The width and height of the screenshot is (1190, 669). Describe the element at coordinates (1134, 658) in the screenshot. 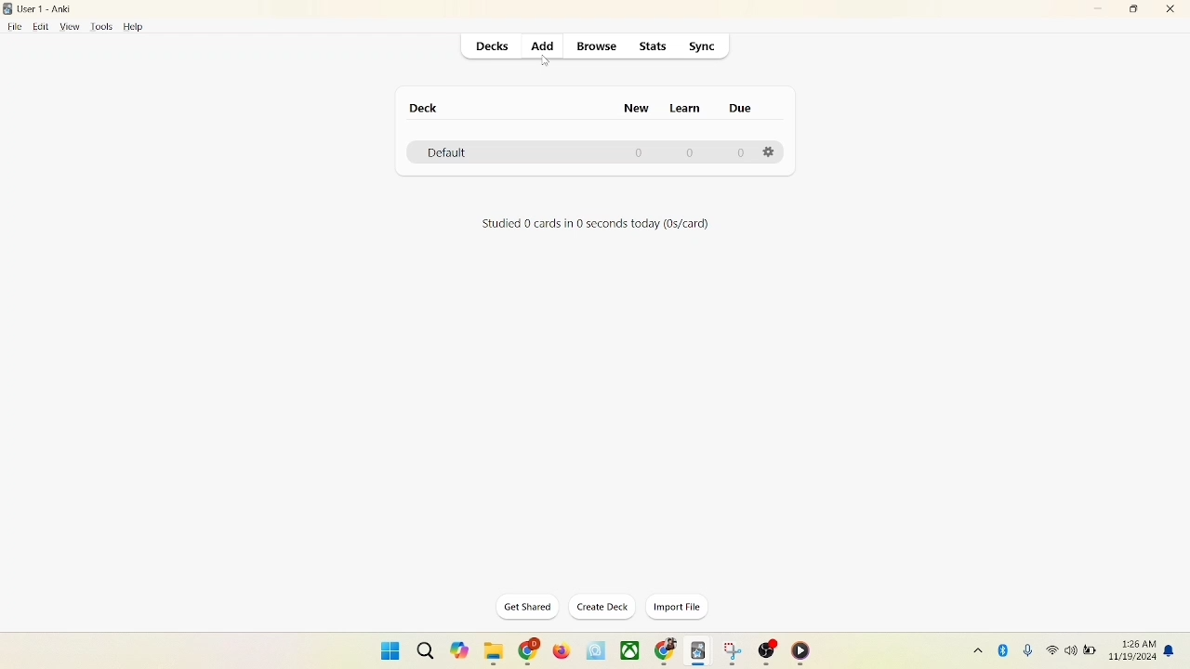

I see `date` at that location.